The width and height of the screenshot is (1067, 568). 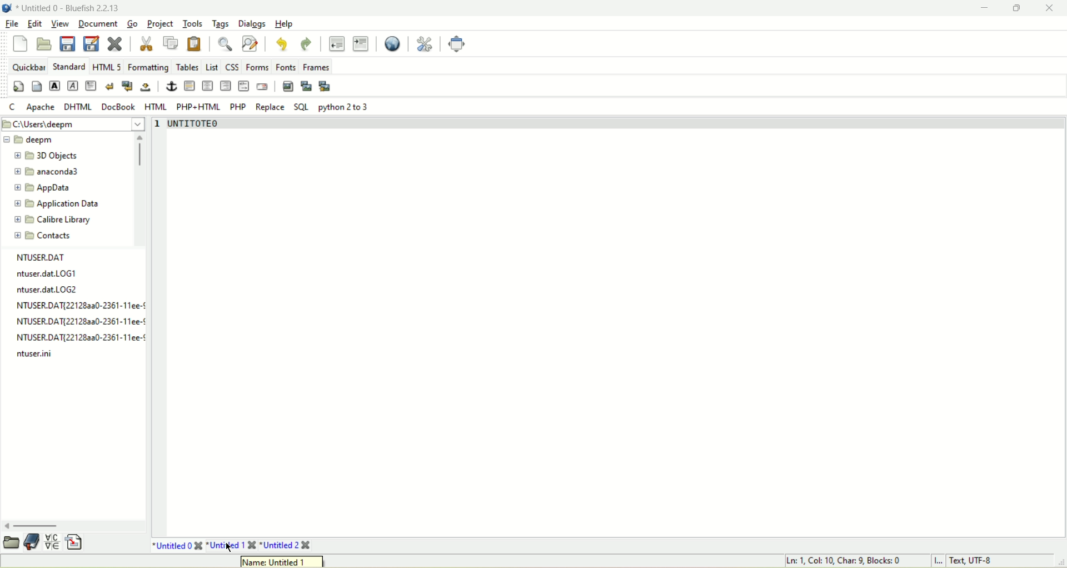 I want to click on quickbar, so click(x=27, y=65).